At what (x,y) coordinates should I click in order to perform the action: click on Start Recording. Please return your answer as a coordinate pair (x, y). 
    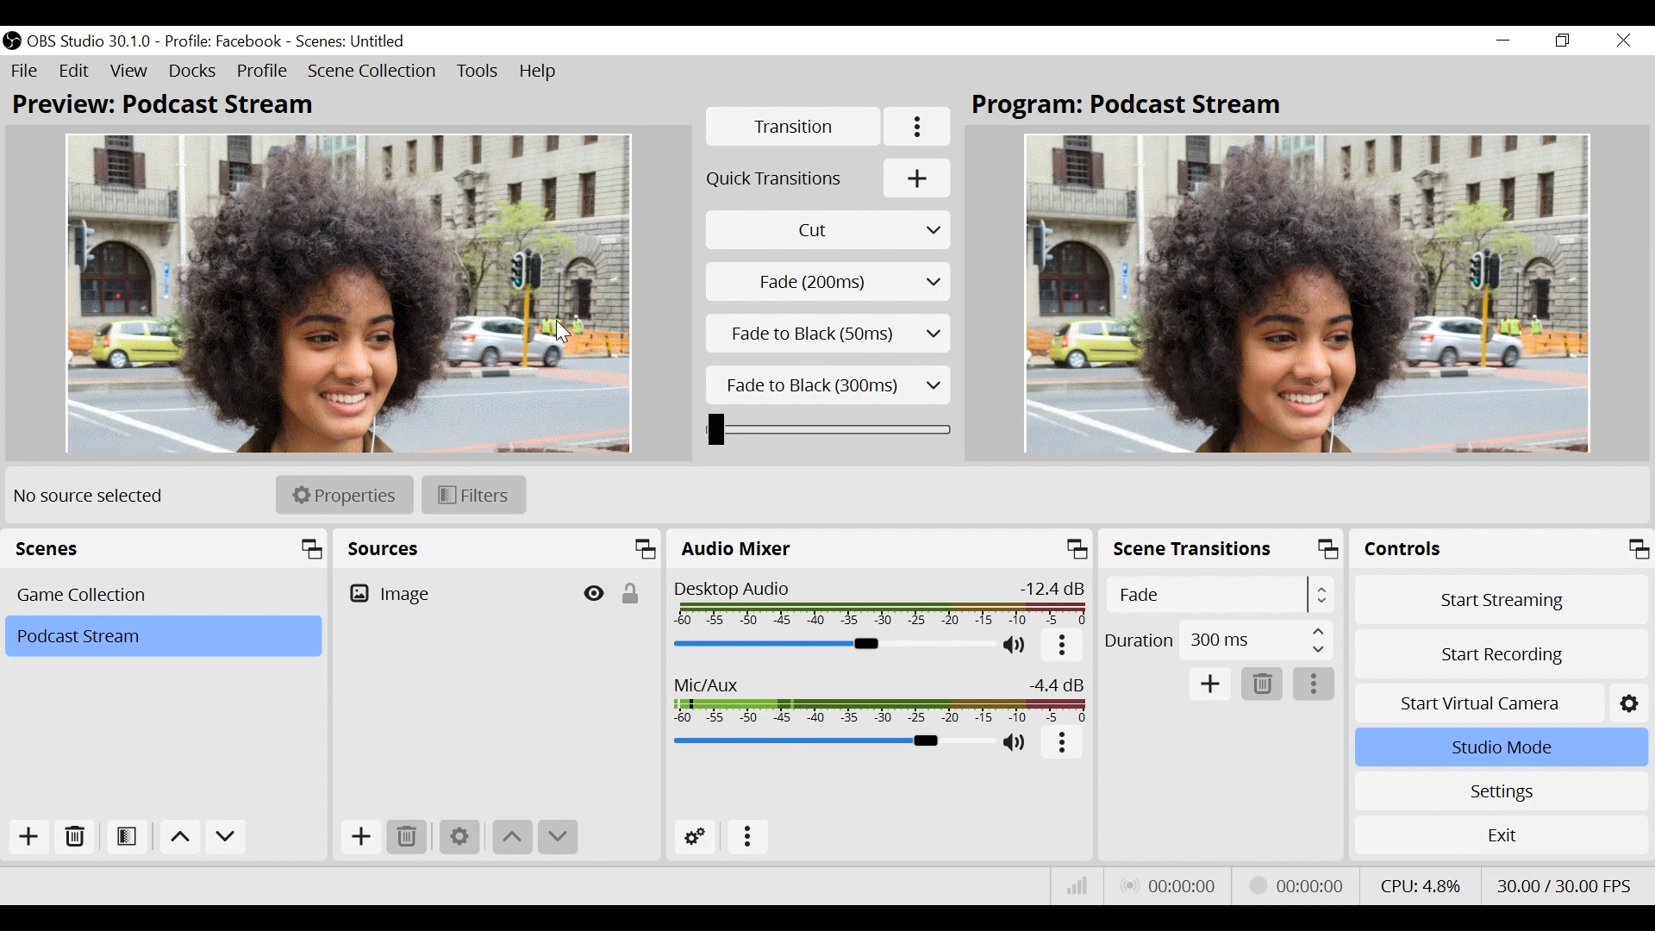
    Looking at the image, I should click on (1499, 653).